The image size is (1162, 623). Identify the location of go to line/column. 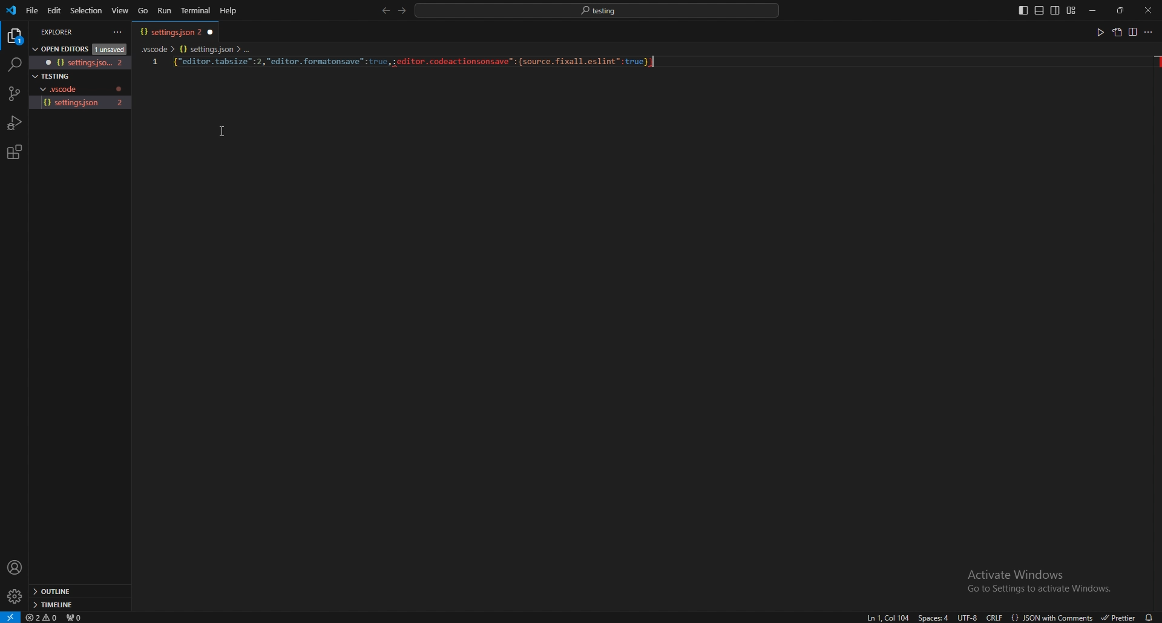
(891, 617).